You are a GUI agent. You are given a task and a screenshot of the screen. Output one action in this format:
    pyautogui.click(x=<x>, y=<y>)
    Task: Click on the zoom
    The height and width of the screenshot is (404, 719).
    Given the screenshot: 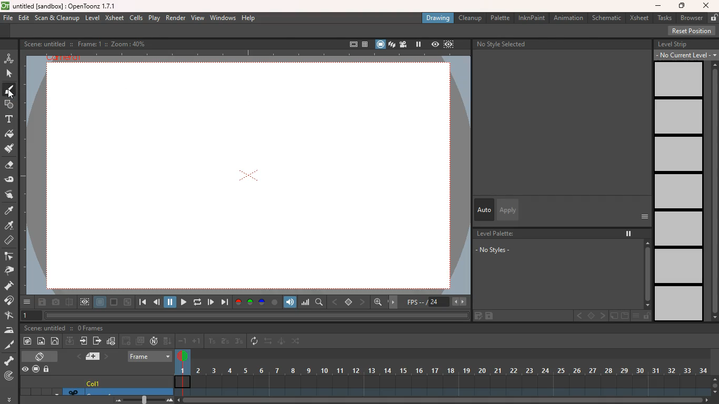 What is the action you would take?
    pyautogui.click(x=141, y=400)
    